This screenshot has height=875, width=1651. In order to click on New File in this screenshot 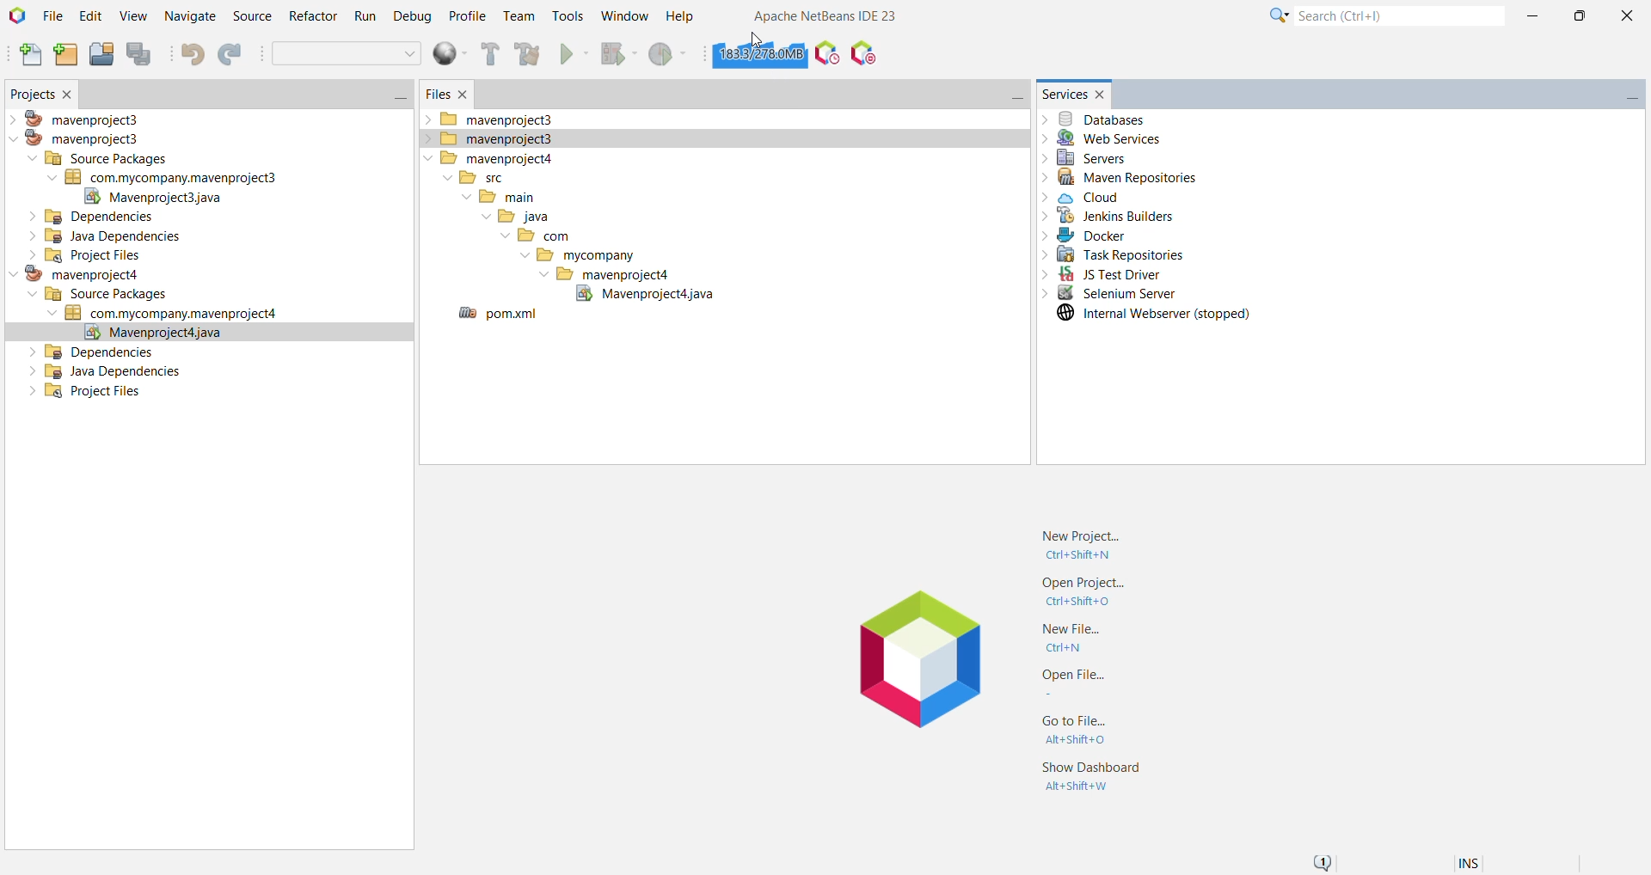, I will do `click(1074, 639)`.